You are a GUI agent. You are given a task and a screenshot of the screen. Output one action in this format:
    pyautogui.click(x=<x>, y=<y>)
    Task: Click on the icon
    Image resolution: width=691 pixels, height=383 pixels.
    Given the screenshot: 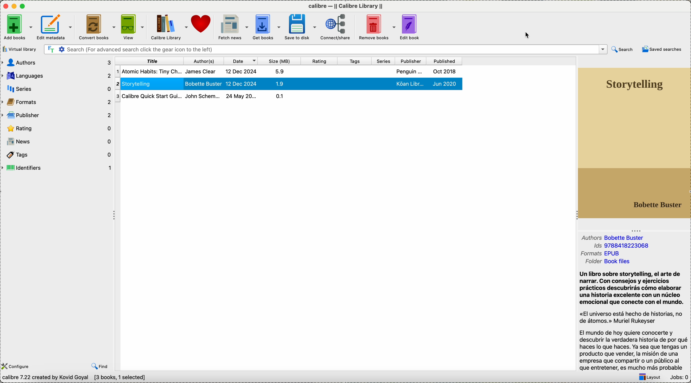 What is the action you would take?
    pyautogui.click(x=14, y=6)
    